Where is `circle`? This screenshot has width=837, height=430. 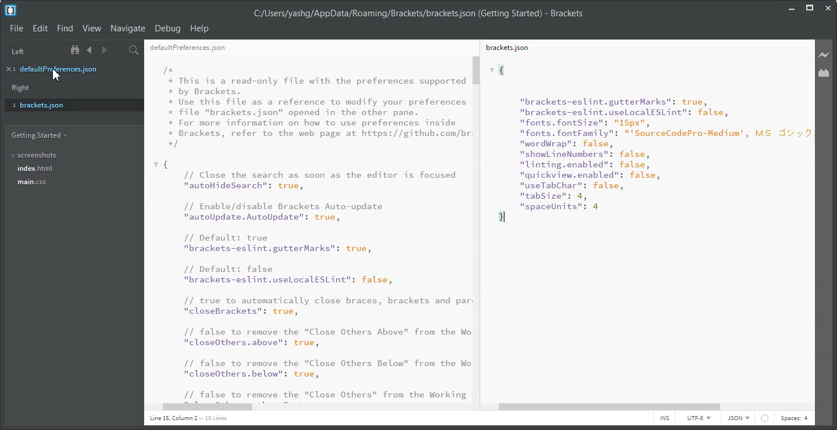
circle is located at coordinates (764, 420).